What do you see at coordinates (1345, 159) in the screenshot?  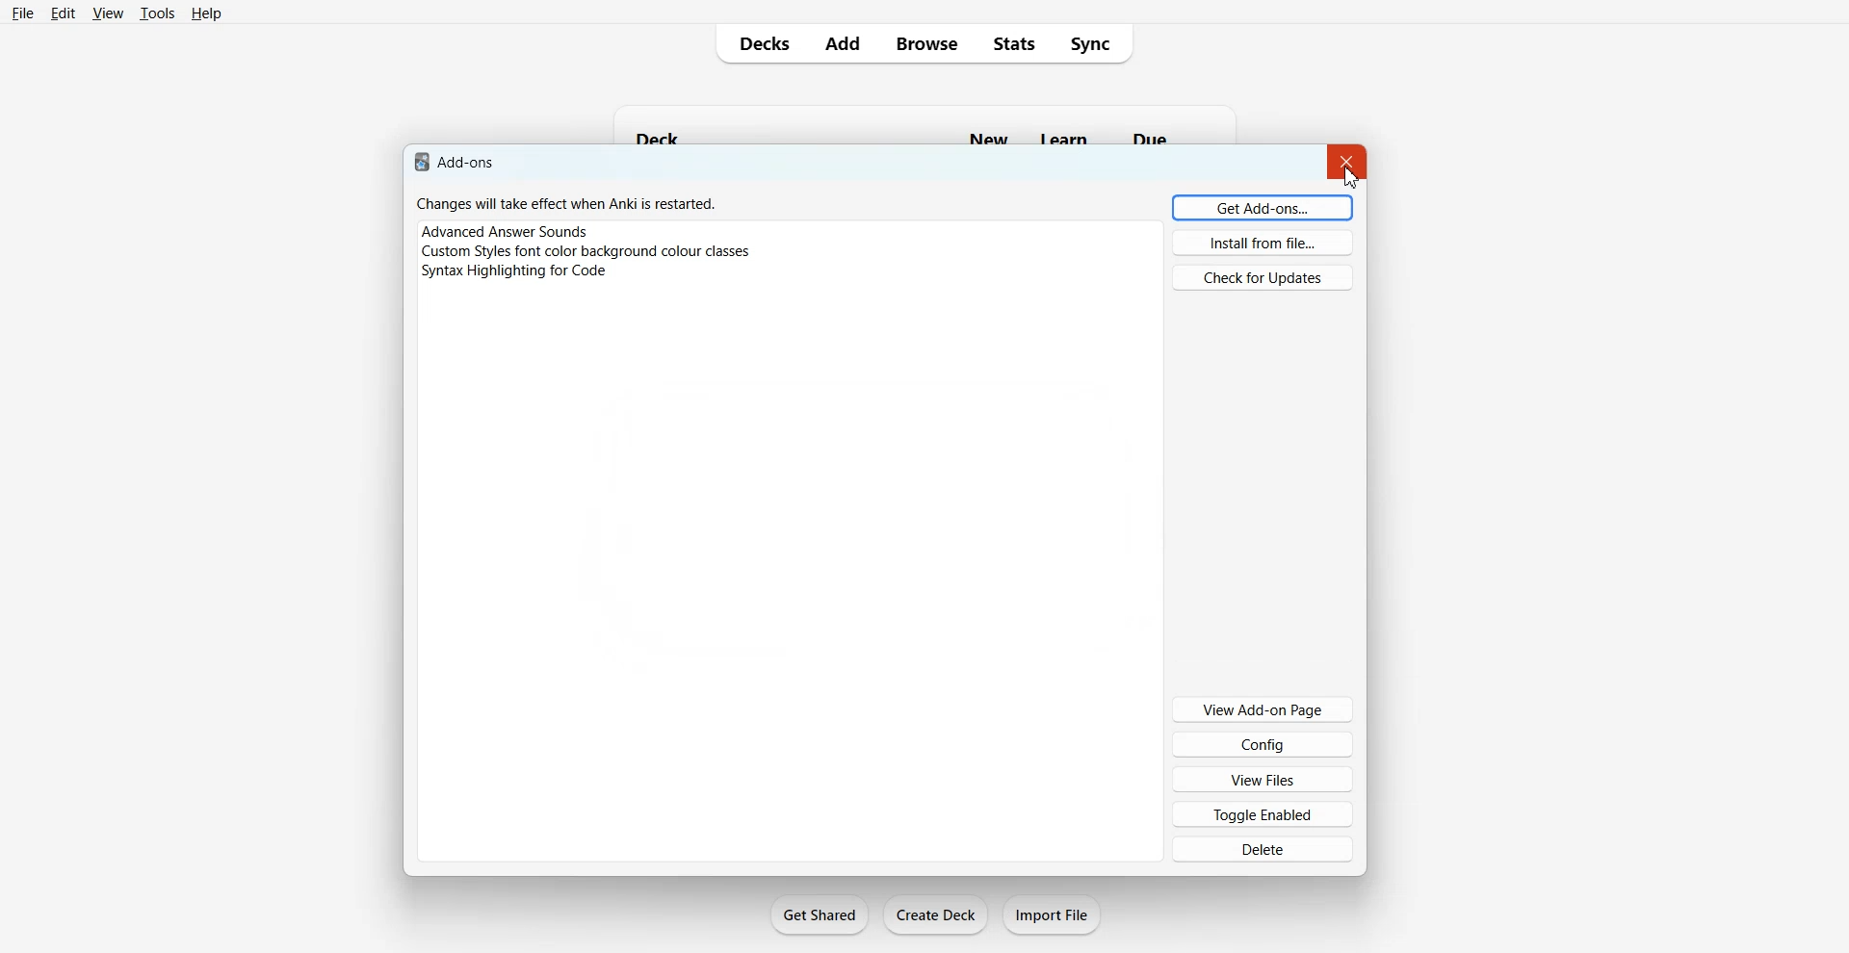 I see `Close` at bounding box center [1345, 159].